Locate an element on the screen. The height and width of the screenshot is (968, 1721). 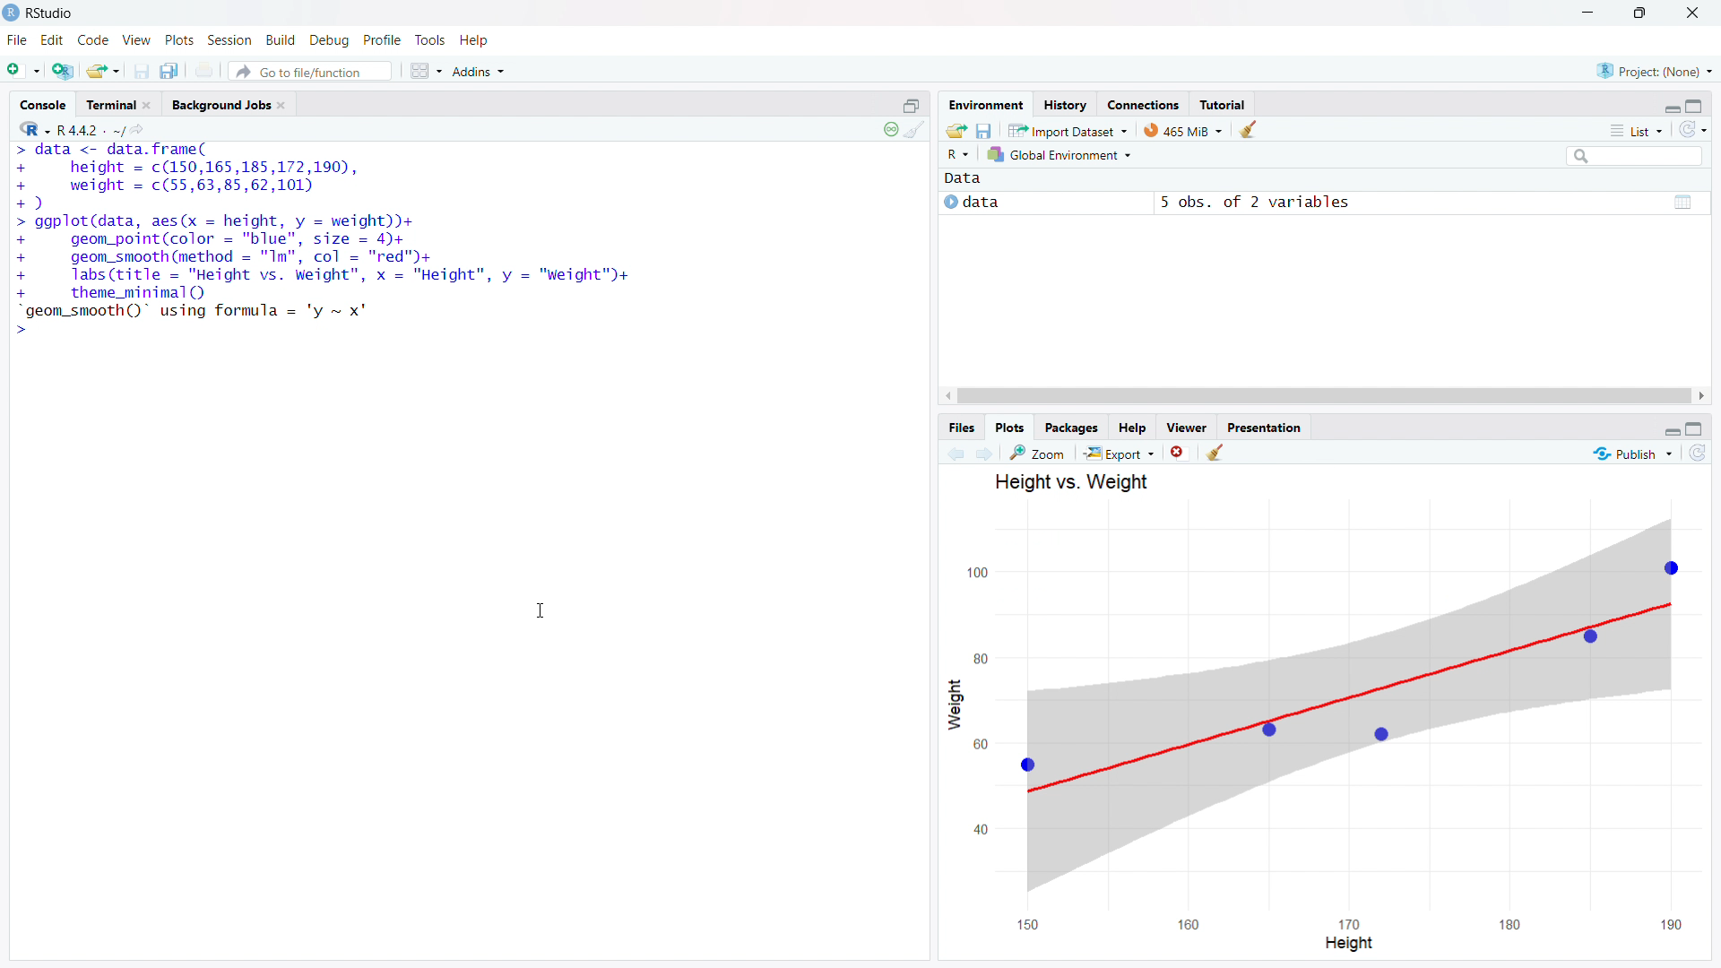
help is located at coordinates (475, 40).